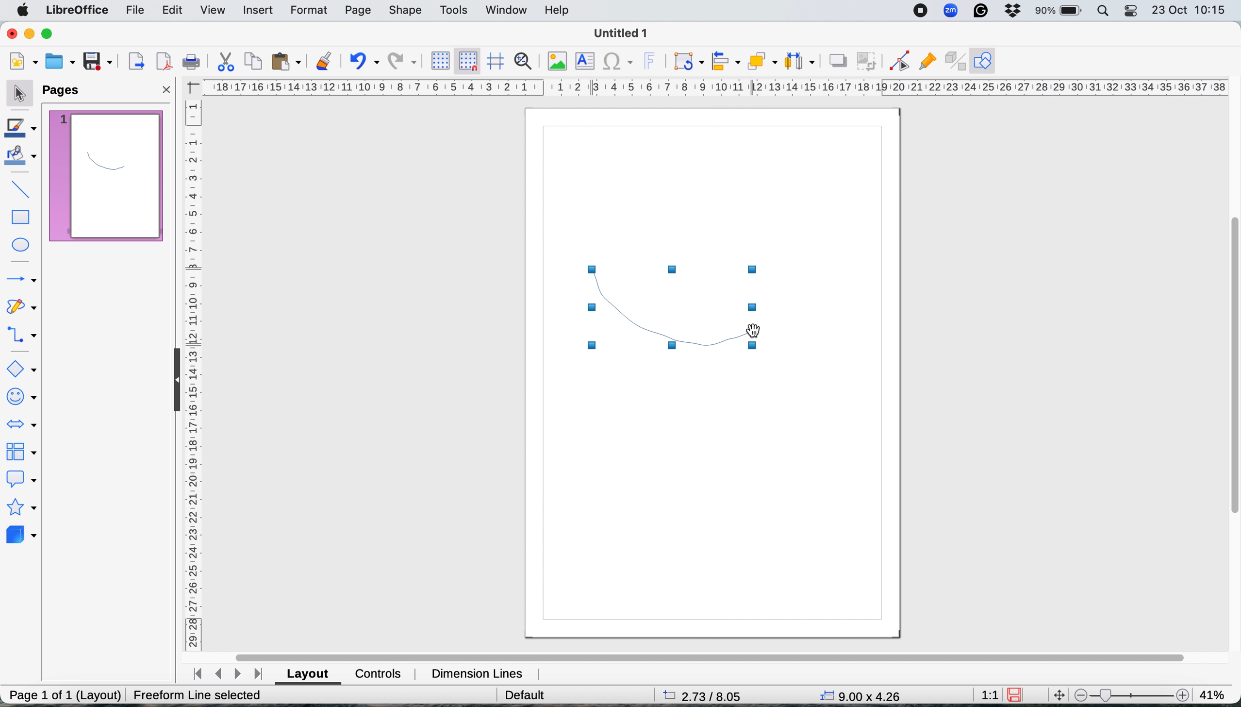  I want to click on redo, so click(403, 63).